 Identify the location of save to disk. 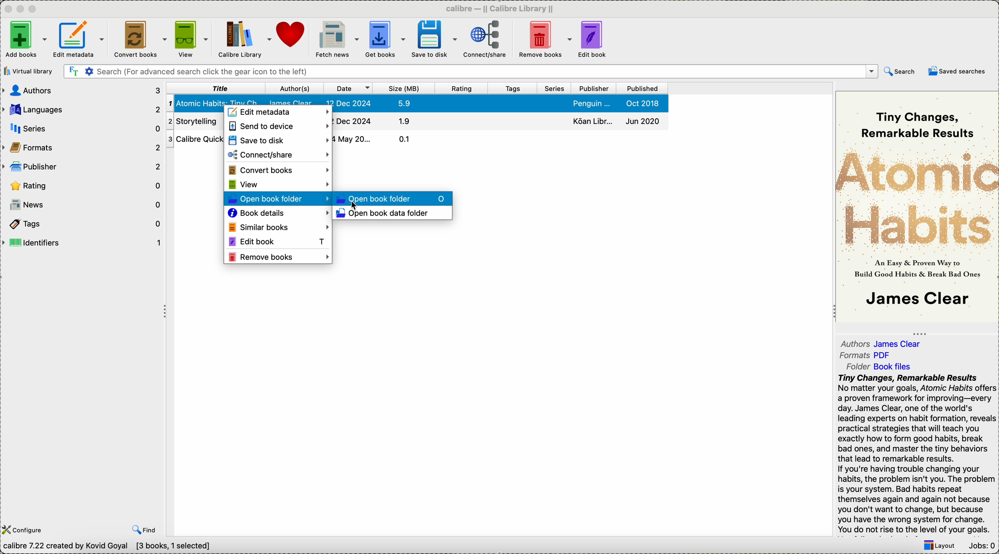
(278, 140).